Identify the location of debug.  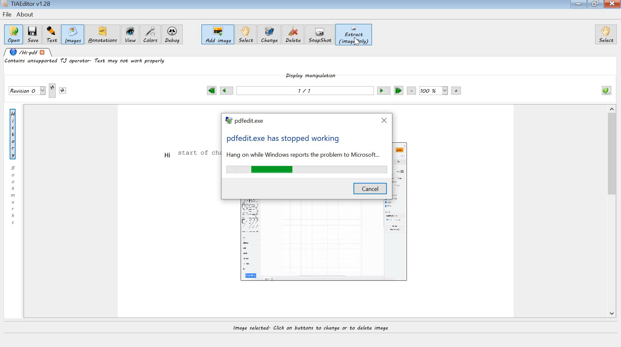
(173, 36).